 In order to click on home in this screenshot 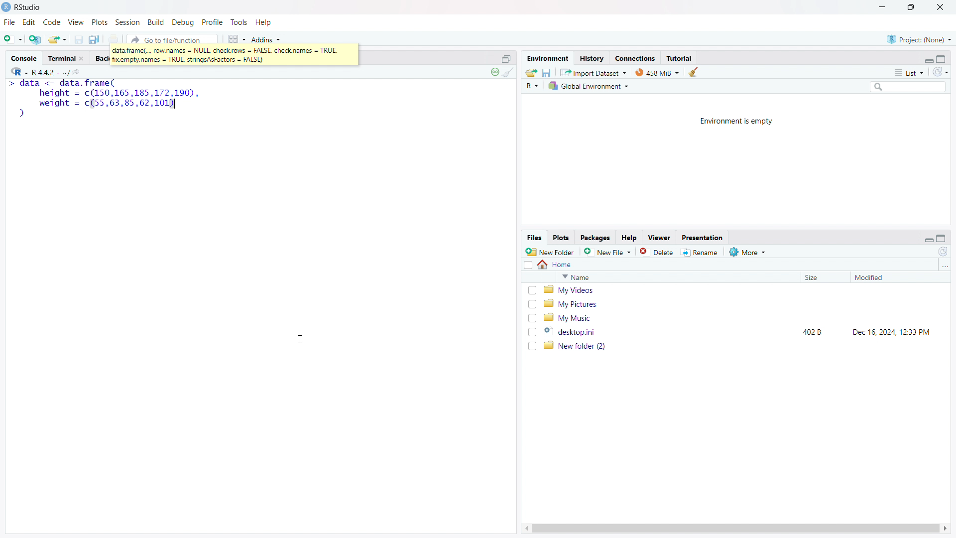, I will do `click(556, 265)`.